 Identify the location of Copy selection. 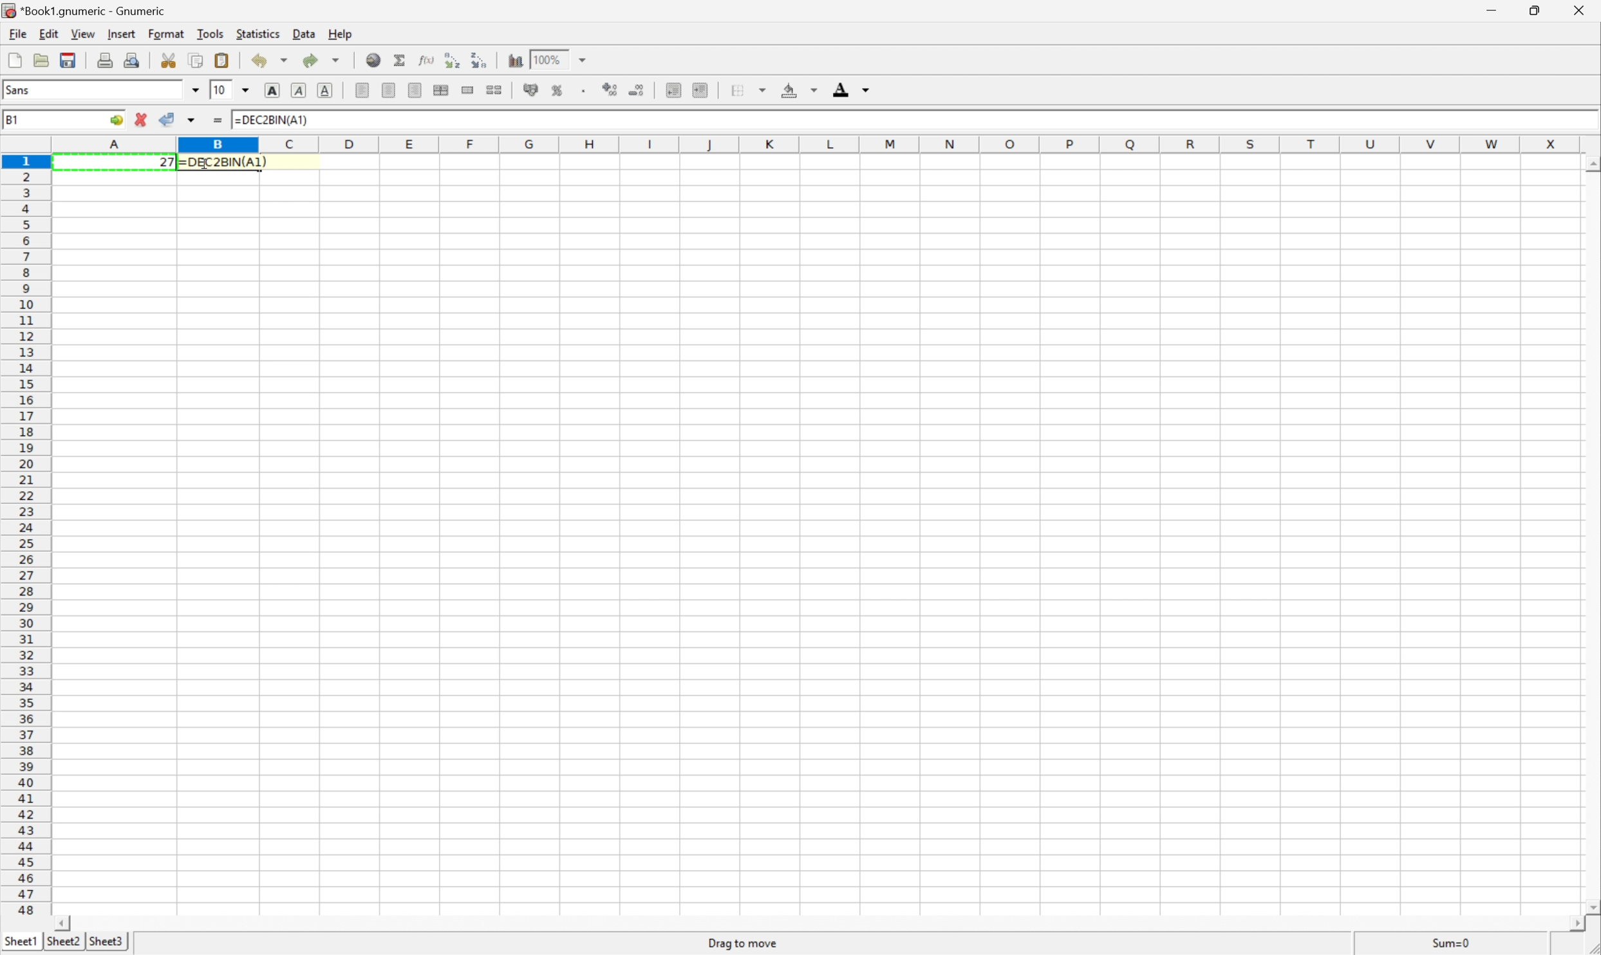
(197, 60).